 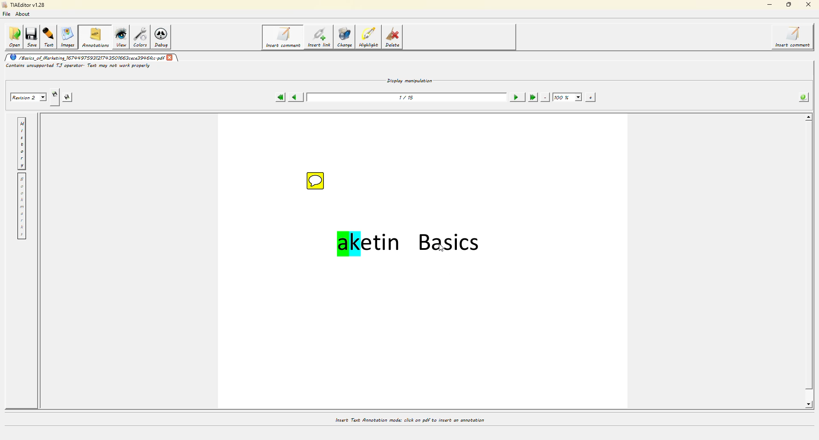 What do you see at coordinates (568, 98) in the screenshot?
I see `100%` at bounding box center [568, 98].